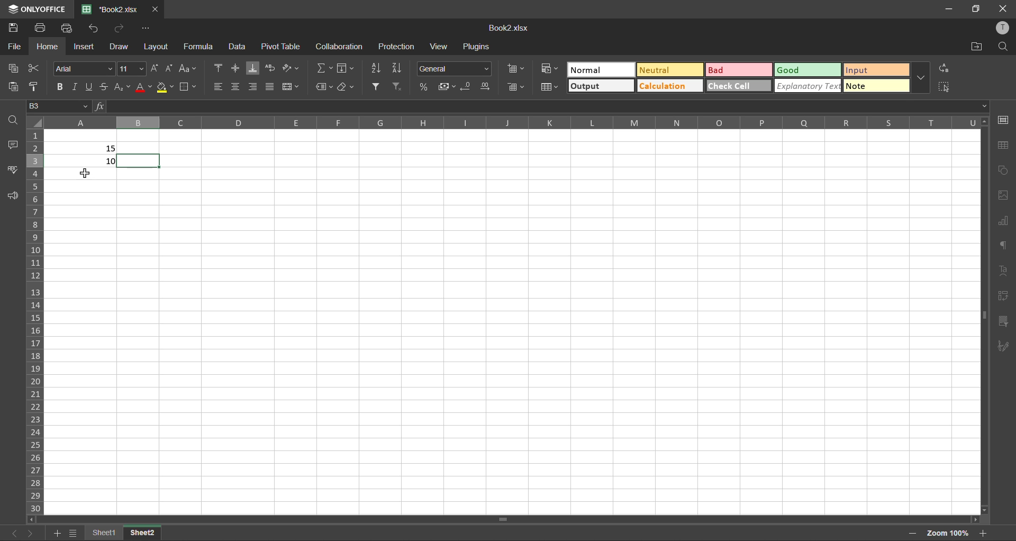 Image resolution: width=1016 pixels, height=541 pixels. I want to click on file, so click(14, 47).